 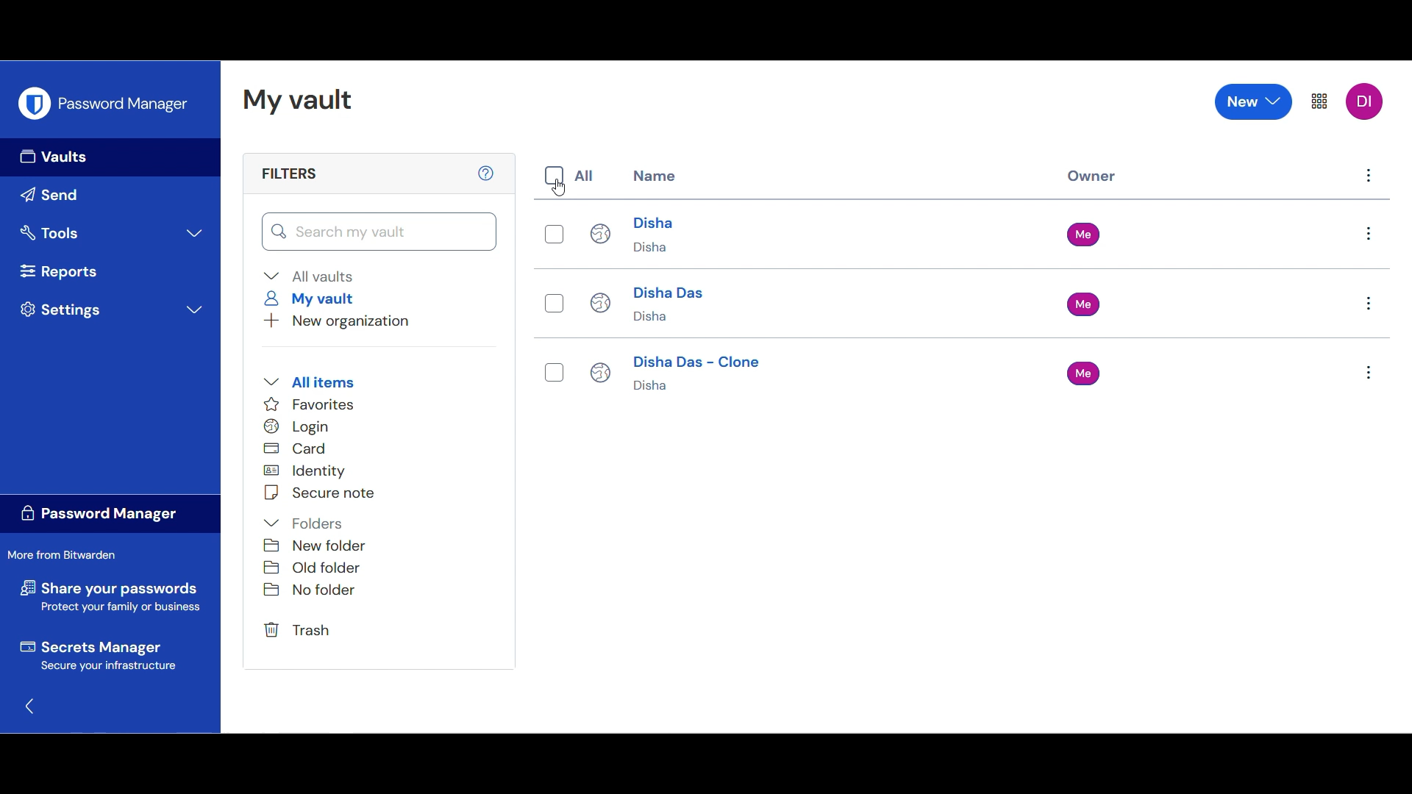 What do you see at coordinates (110, 196) in the screenshot?
I see `Send` at bounding box center [110, 196].